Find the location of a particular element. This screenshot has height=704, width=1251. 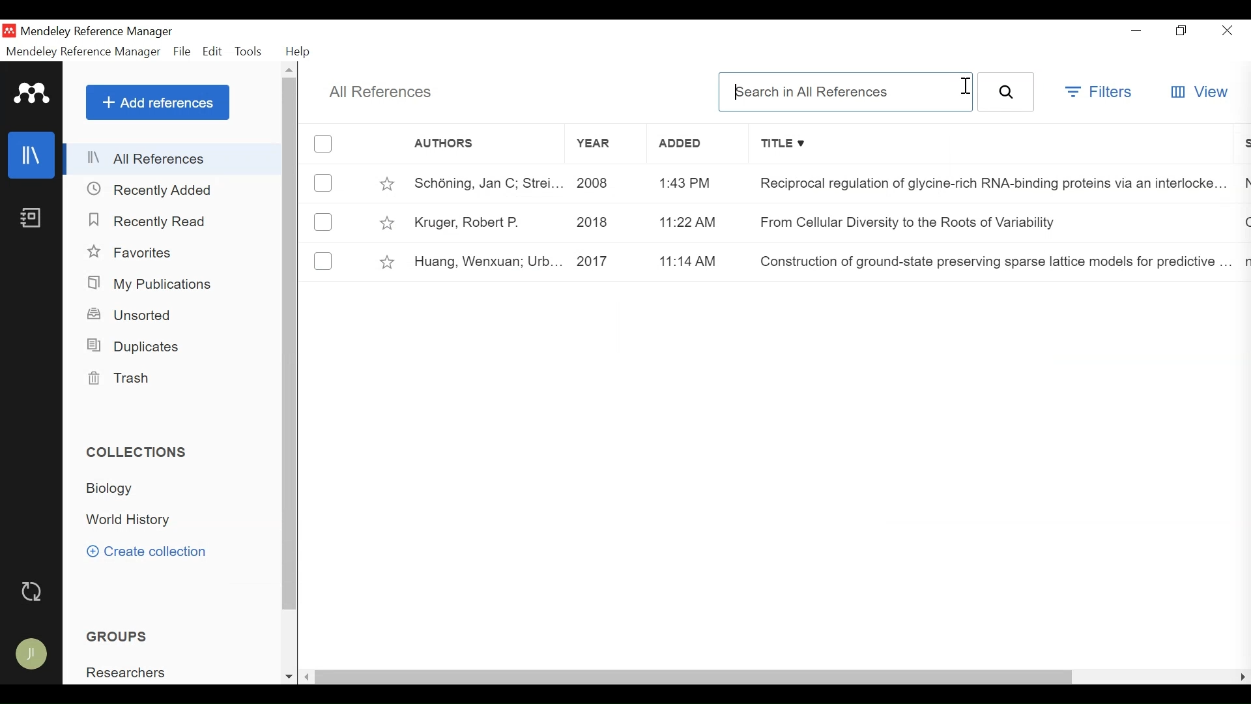

(un)select is located at coordinates (324, 144).